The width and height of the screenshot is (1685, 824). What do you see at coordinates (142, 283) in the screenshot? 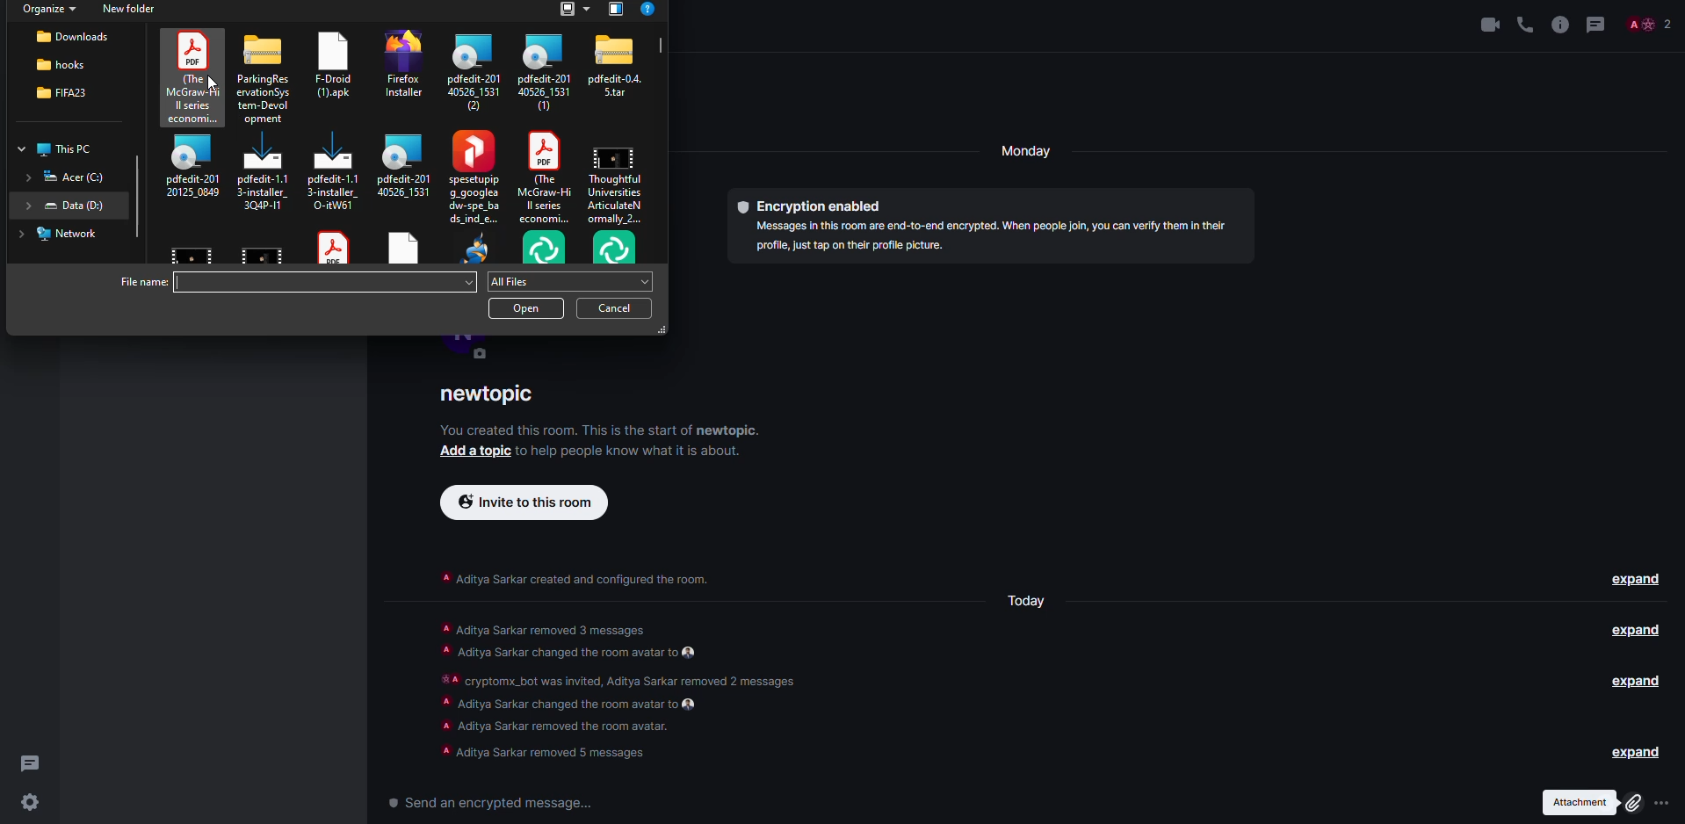
I see `file name` at bounding box center [142, 283].